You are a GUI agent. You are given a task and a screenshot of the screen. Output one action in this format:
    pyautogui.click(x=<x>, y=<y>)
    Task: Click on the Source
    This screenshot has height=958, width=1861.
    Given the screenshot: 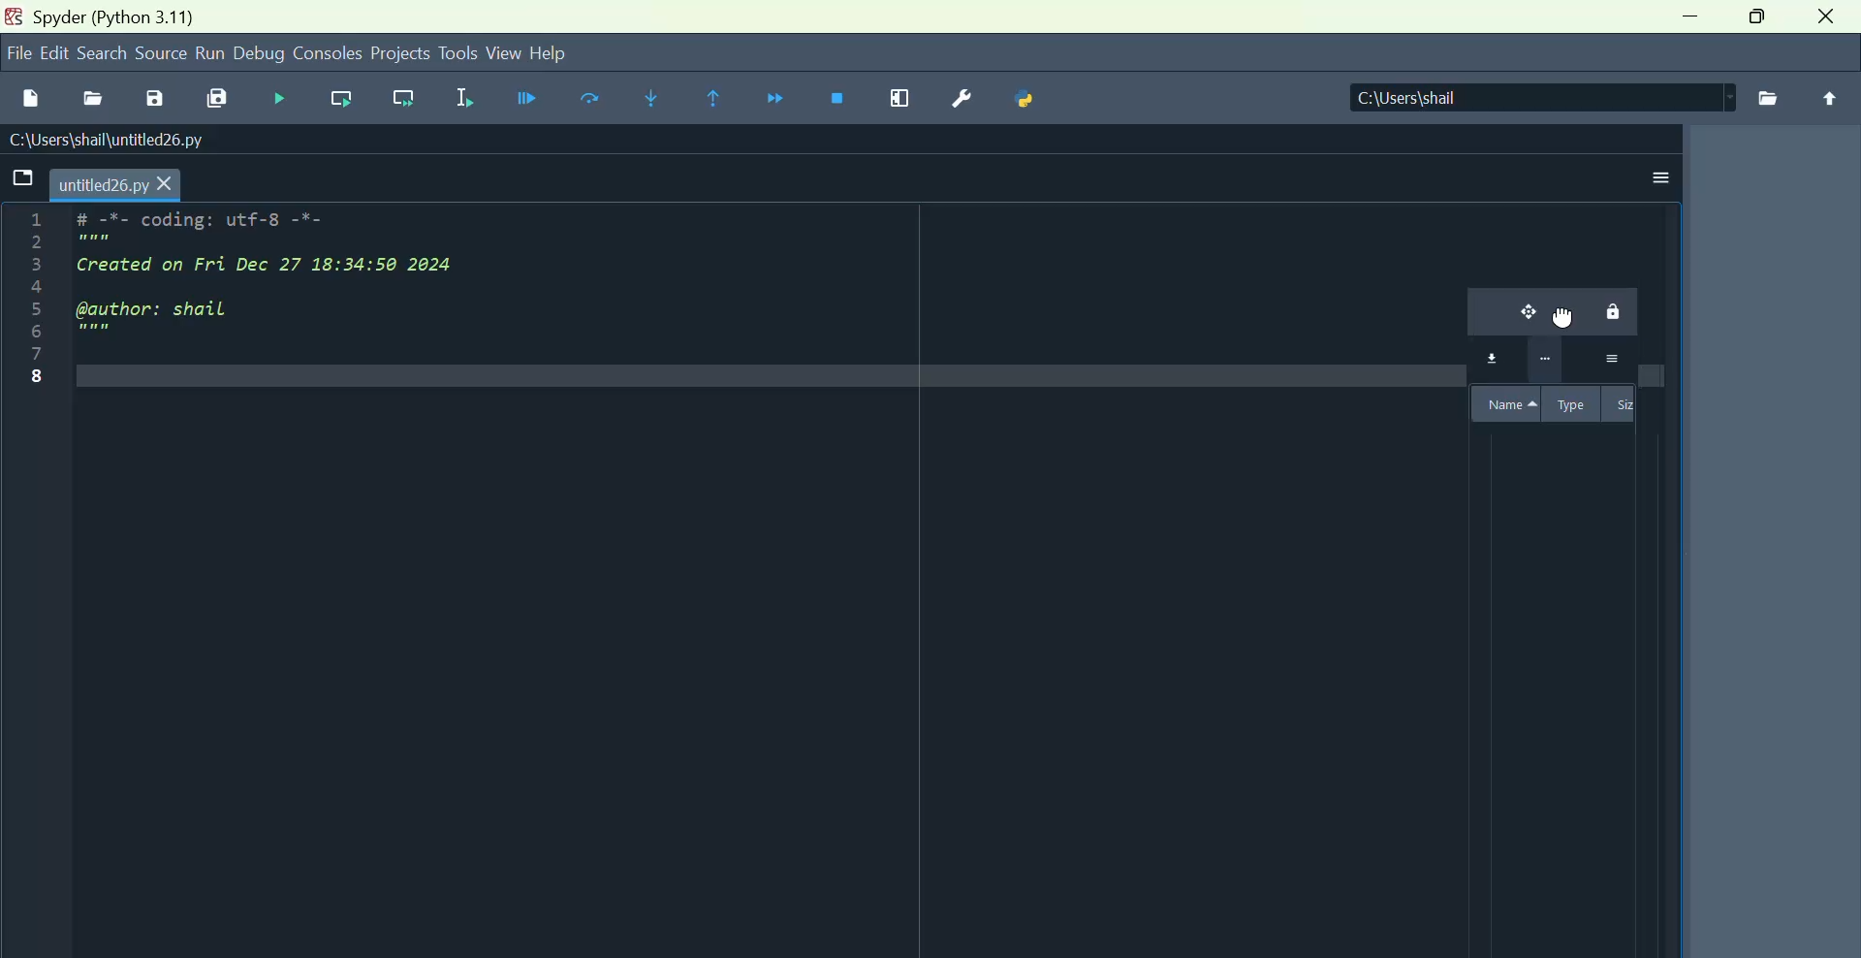 What is the action you would take?
    pyautogui.click(x=164, y=54)
    